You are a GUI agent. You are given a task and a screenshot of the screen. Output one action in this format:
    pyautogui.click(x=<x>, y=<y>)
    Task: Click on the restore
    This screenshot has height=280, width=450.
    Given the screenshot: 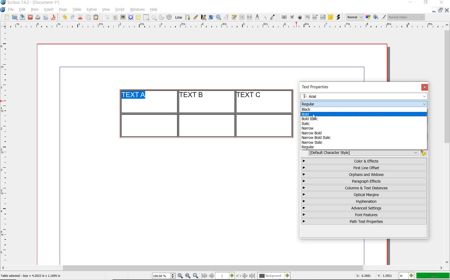 What is the action you would take?
    pyautogui.click(x=441, y=10)
    